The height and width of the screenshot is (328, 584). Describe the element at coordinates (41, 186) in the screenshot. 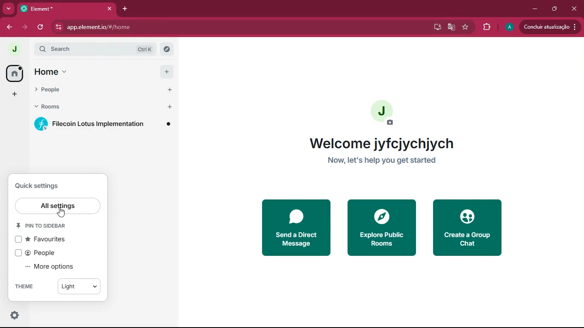

I see `quick settings` at that location.